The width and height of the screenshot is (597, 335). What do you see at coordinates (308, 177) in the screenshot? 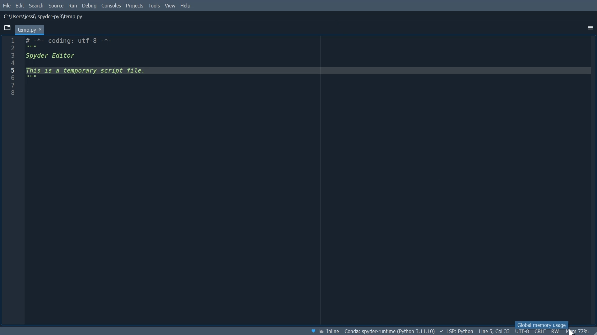
I see `# -*- coding: utf-8 -*- """ Spyder Editor  This is a temporary script file. """` at bounding box center [308, 177].